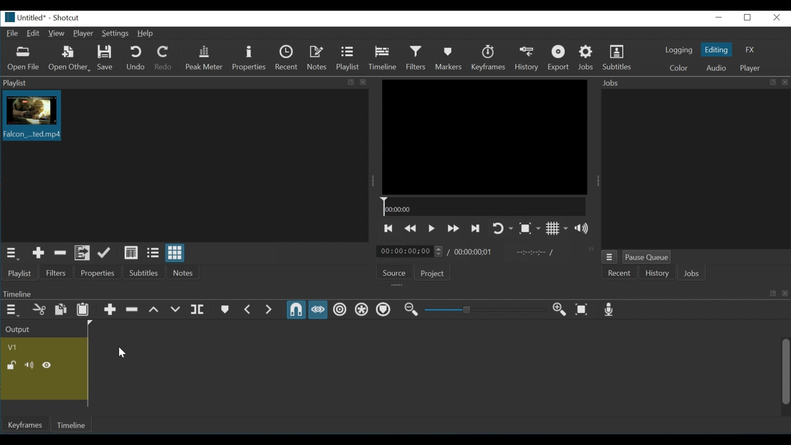 The image size is (791, 445). What do you see at coordinates (39, 253) in the screenshot?
I see `Add the source to the playlist` at bounding box center [39, 253].